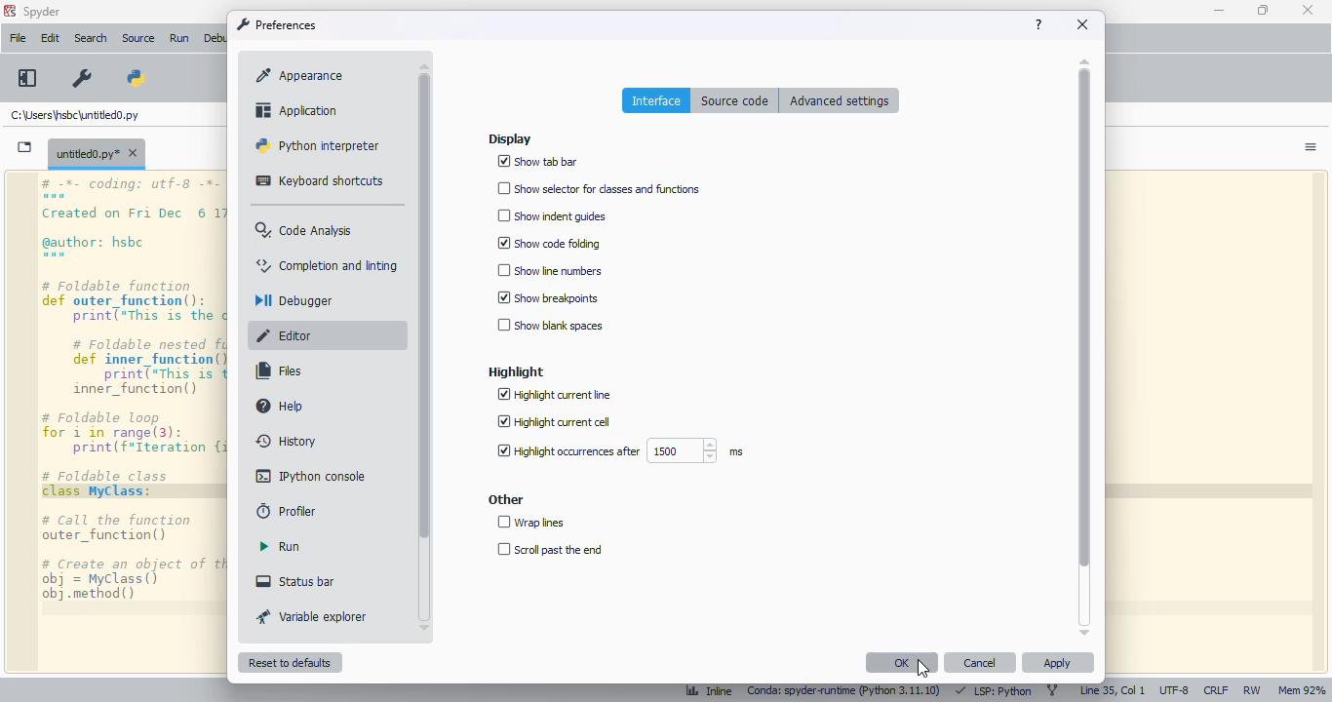 This screenshot has width=1332, height=702. Describe the element at coordinates (1263, 10) in the screenshot. I see `maximize` at that location.